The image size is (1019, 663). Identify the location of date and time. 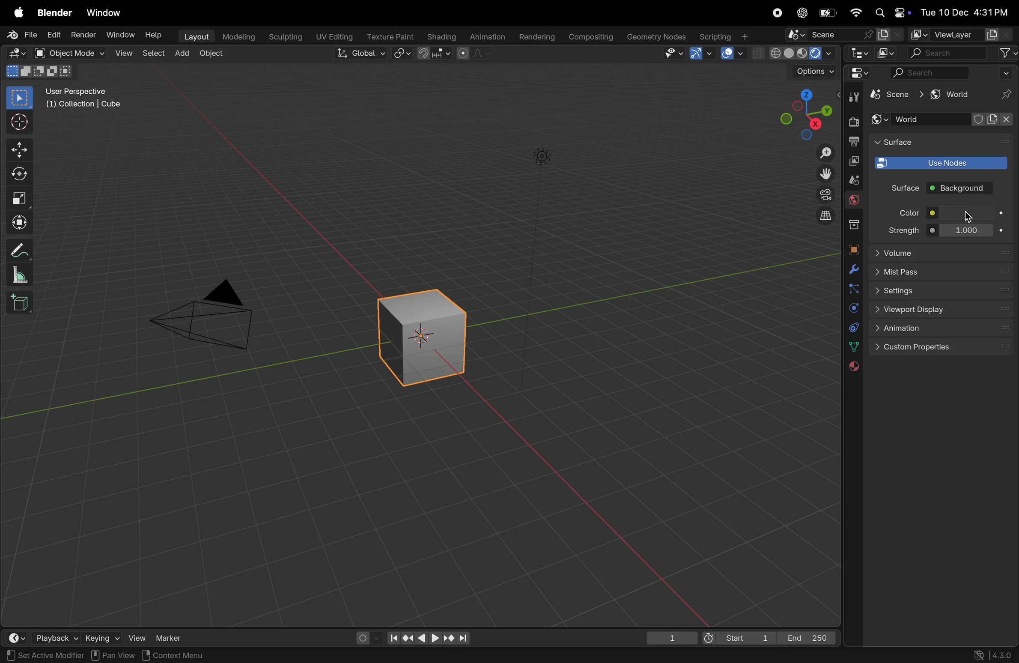
(964, 10).